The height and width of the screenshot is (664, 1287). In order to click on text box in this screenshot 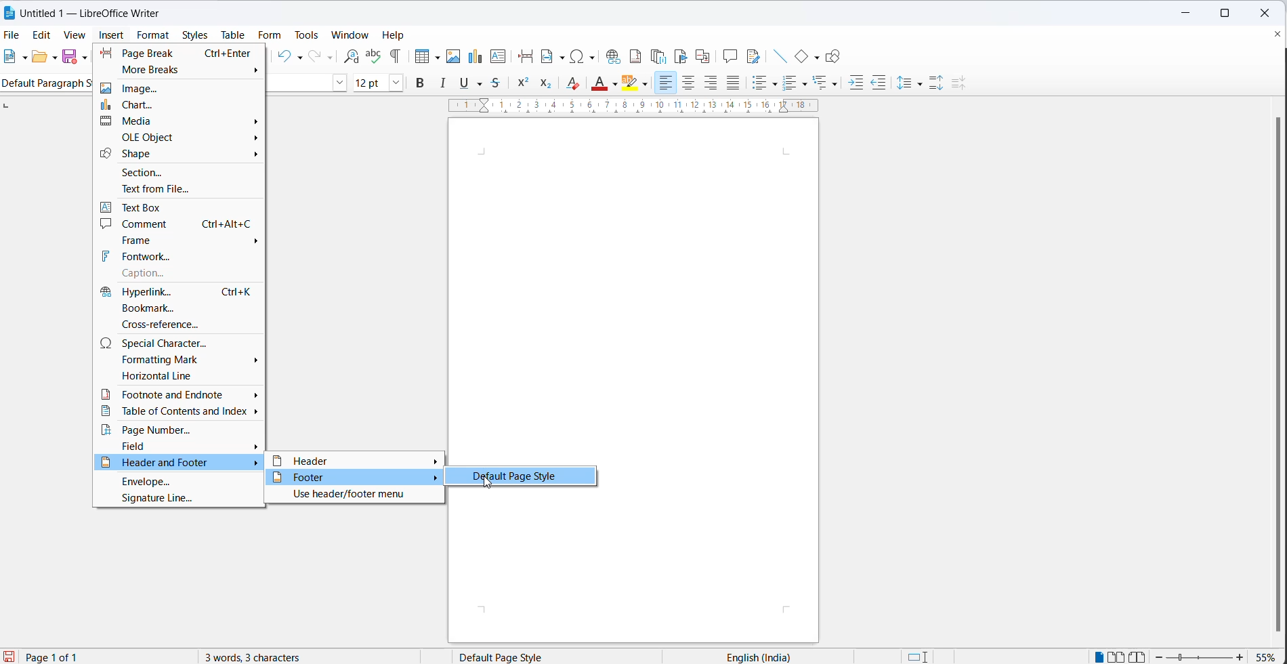, I will do `click(176, 209)`.